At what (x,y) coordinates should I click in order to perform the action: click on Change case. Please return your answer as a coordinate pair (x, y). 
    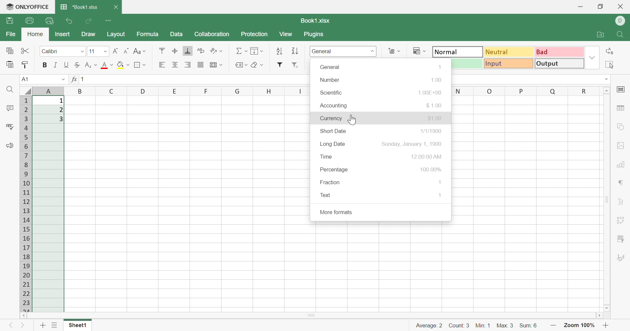
    Looking at the image, I should click on (140, 51).